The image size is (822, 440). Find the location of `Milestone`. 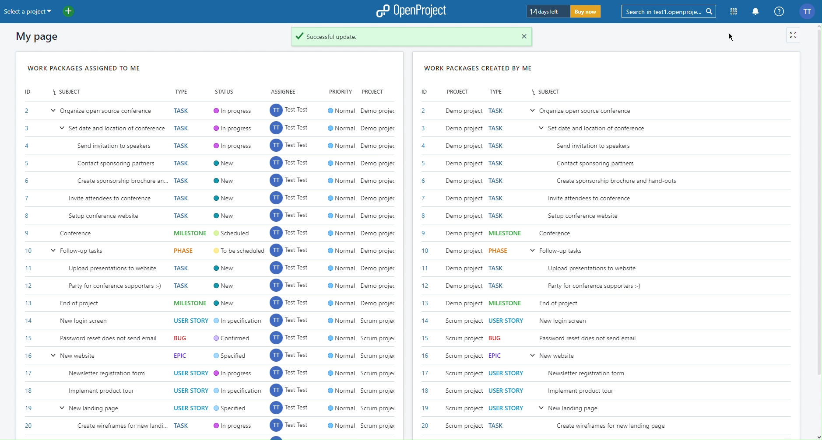

Milestone is located at coordinates (506, 304).